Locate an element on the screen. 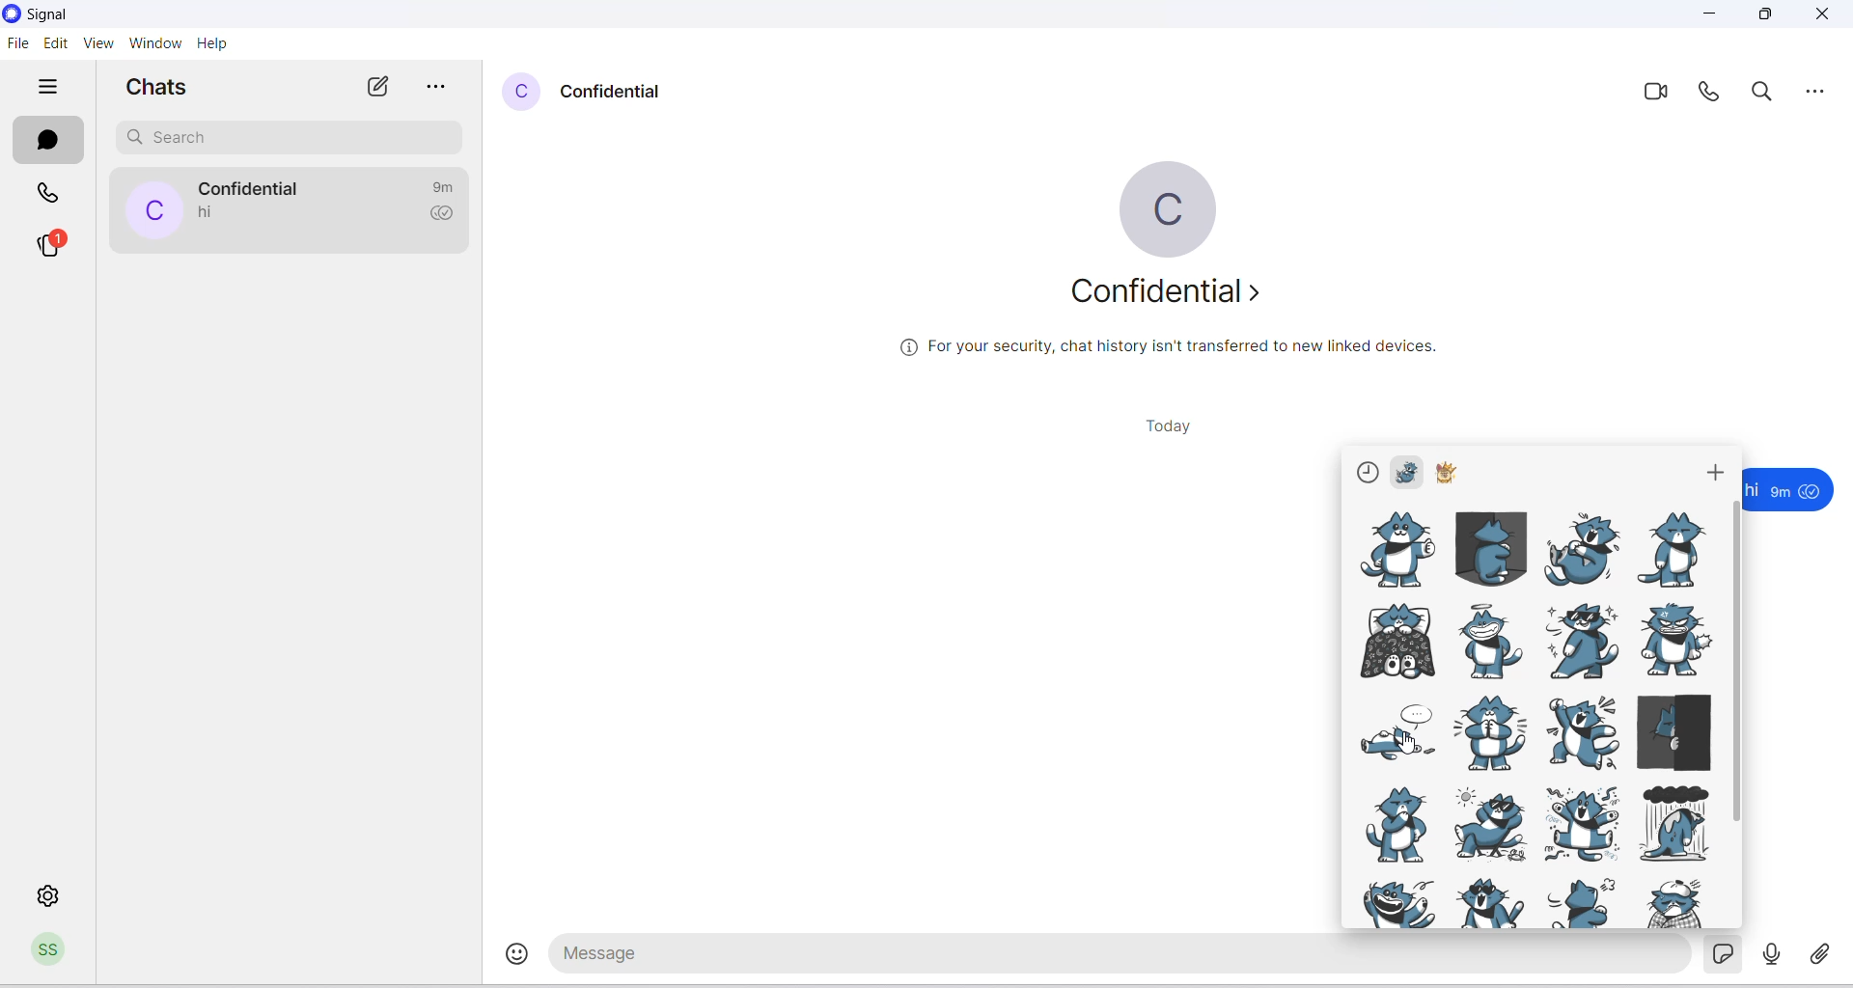  search chat is located at coordinates (289, 136).